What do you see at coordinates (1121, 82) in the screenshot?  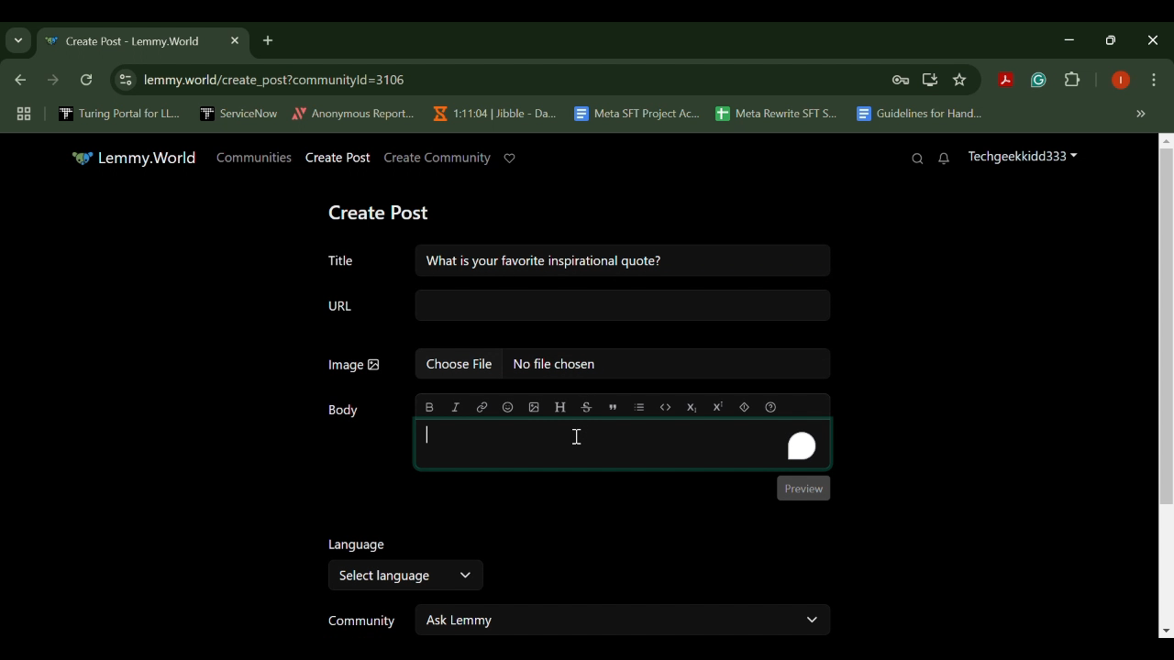 I see `Browser Profile ` at bounding box center [1121, 82].